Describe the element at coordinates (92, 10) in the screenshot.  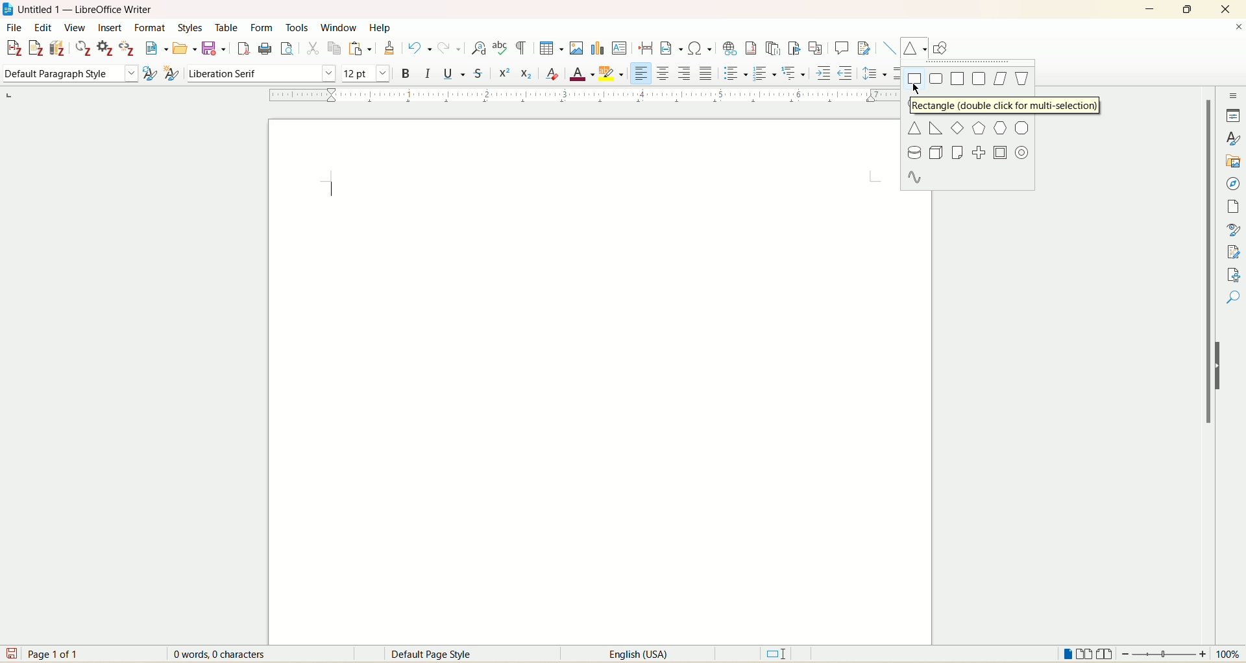
I see `document name` at that location.